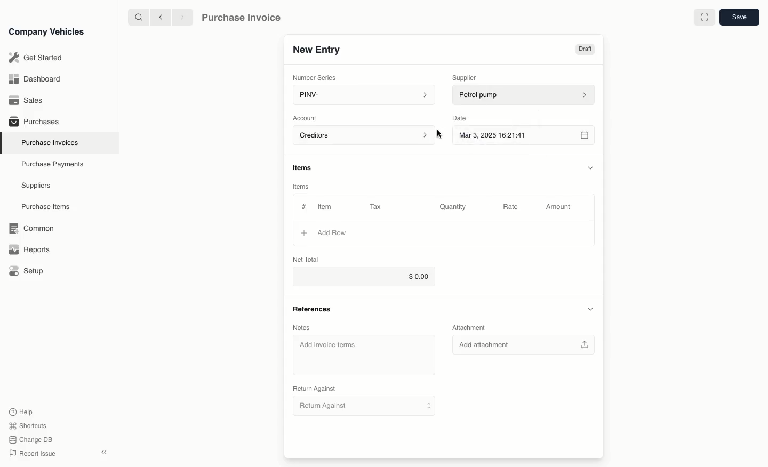 This screenshot has width=768, height=467. What do you see at coordinates (586, 136) in the screenshot?
I see `calender` at bounding box center [586, 136].